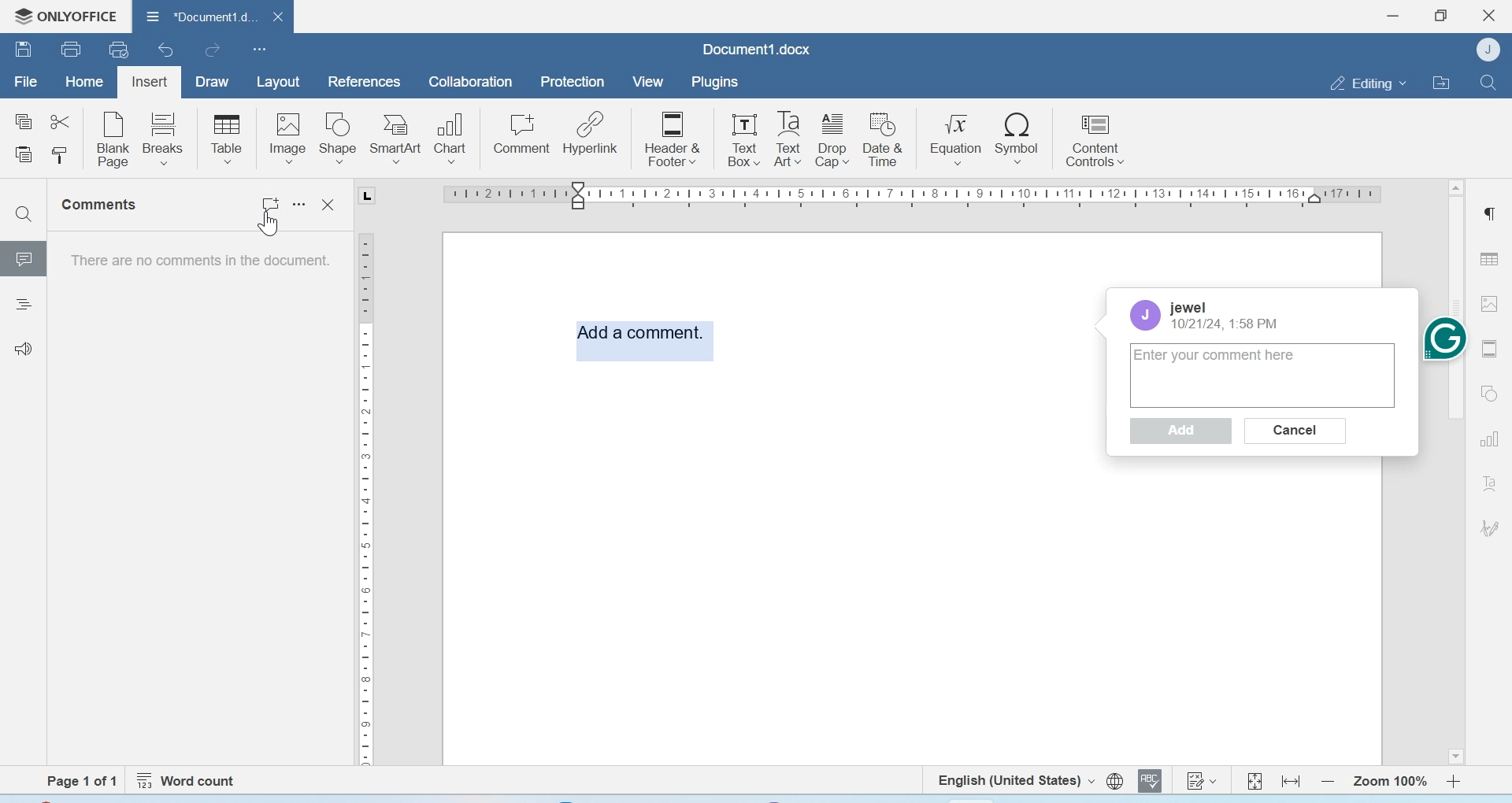 The width and height of the screenshot is (1512, 803). Describe the element at coordinates (1491, 16) in the screenshot. I see `Close` at that location.